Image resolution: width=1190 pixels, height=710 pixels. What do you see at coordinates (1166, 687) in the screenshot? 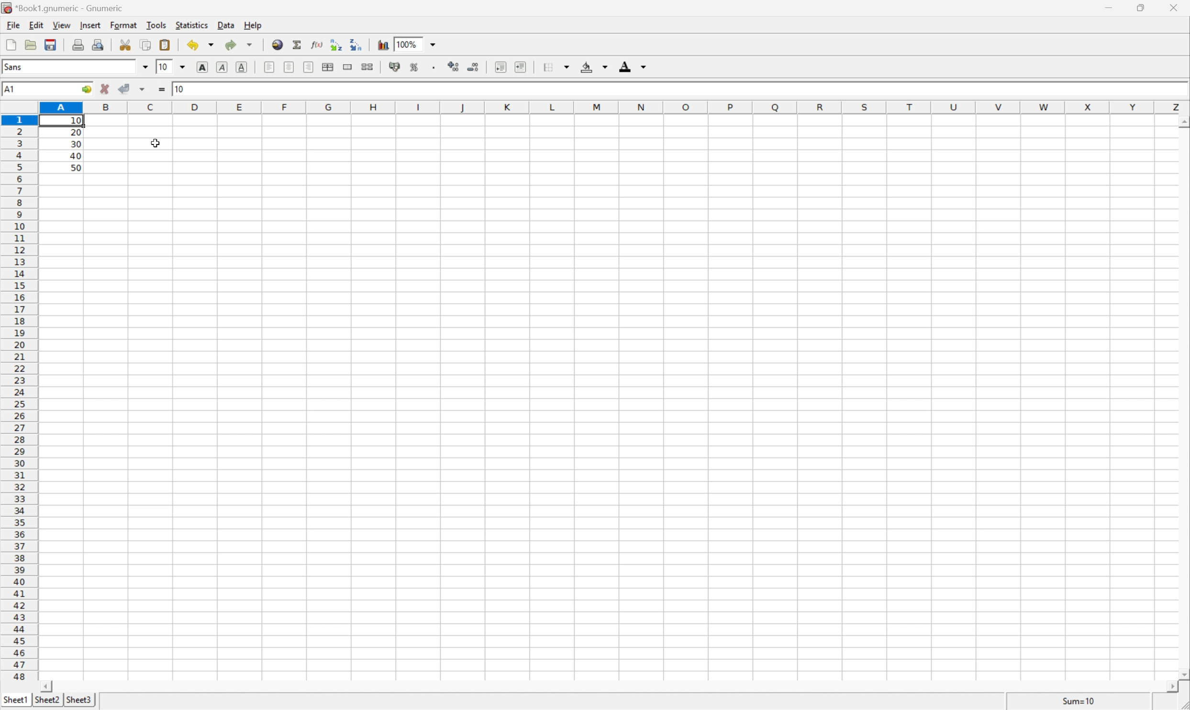
I see `Scroll right` at bounding box center [1166, 687].